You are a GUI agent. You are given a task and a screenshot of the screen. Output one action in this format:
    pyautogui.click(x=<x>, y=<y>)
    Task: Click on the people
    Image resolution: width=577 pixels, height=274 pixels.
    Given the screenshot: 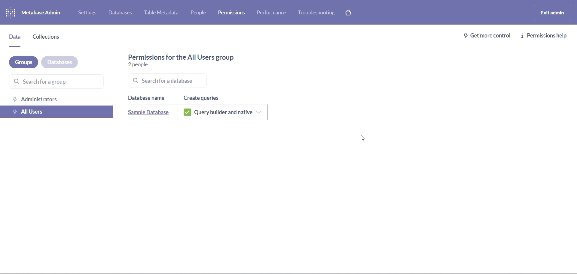 What is the action you would take?
    pyautogui.click(x=203, y=13)
    